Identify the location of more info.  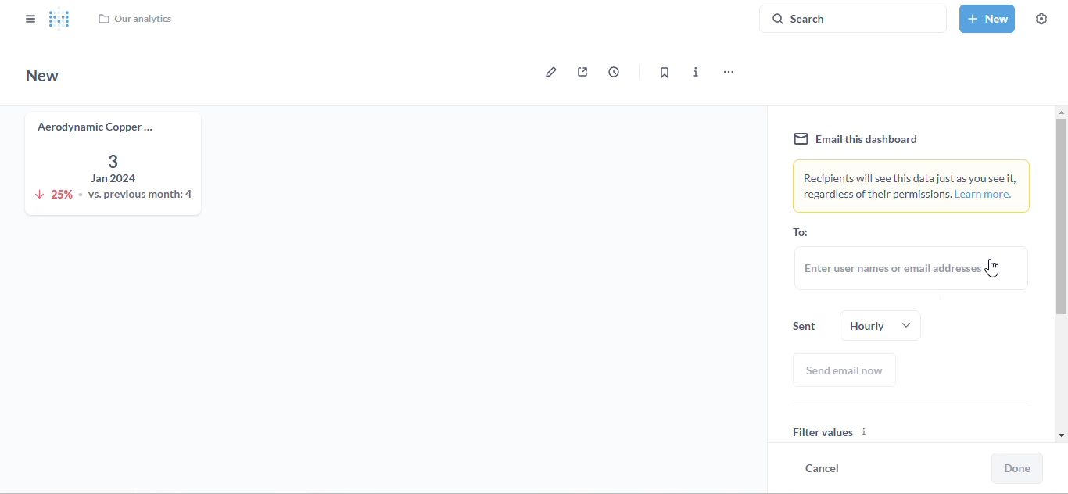
(697, 72).